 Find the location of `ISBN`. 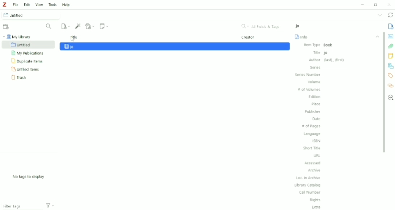

ISBN is located at coordinates (317, 141).